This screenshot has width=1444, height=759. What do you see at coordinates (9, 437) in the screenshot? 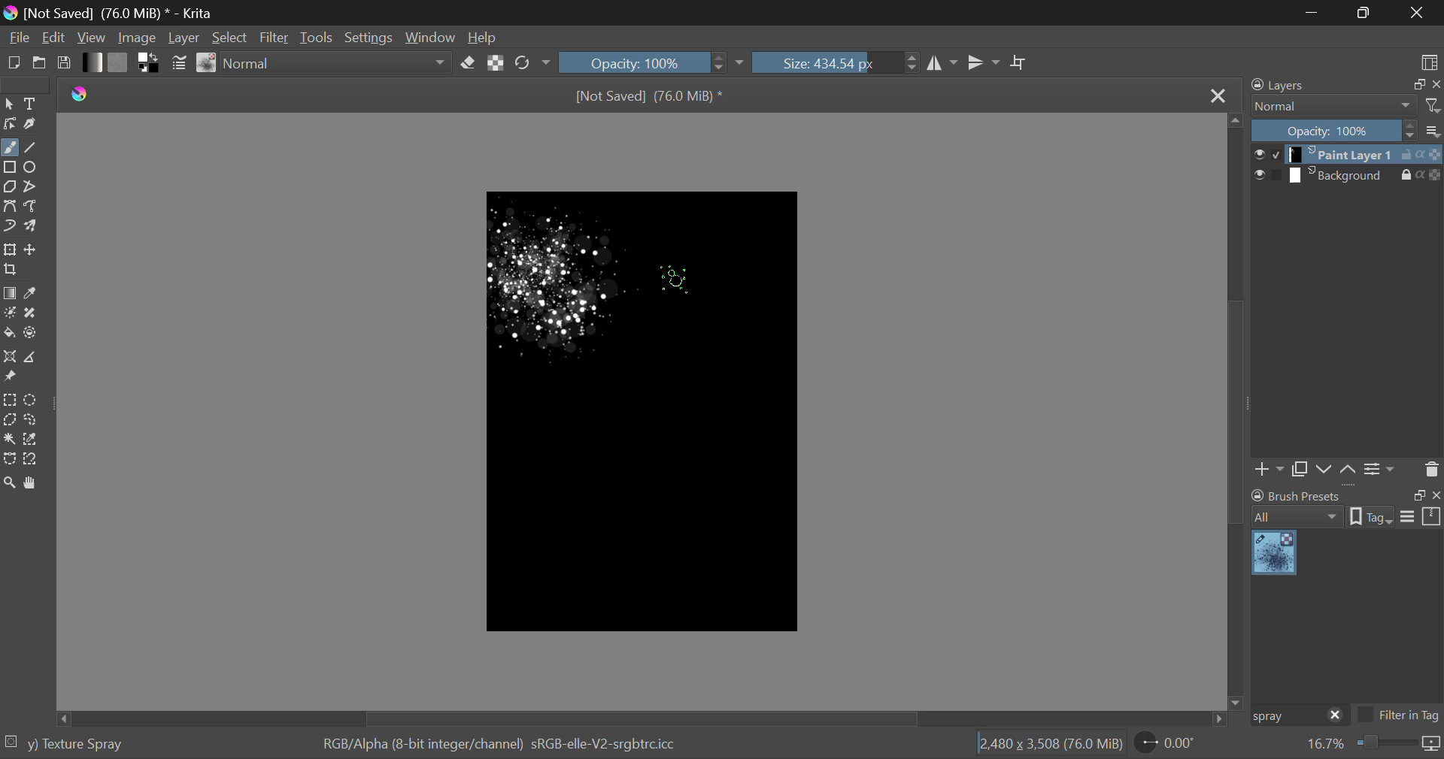
I see `Continuous Fill` at bounding box center [9, 437].